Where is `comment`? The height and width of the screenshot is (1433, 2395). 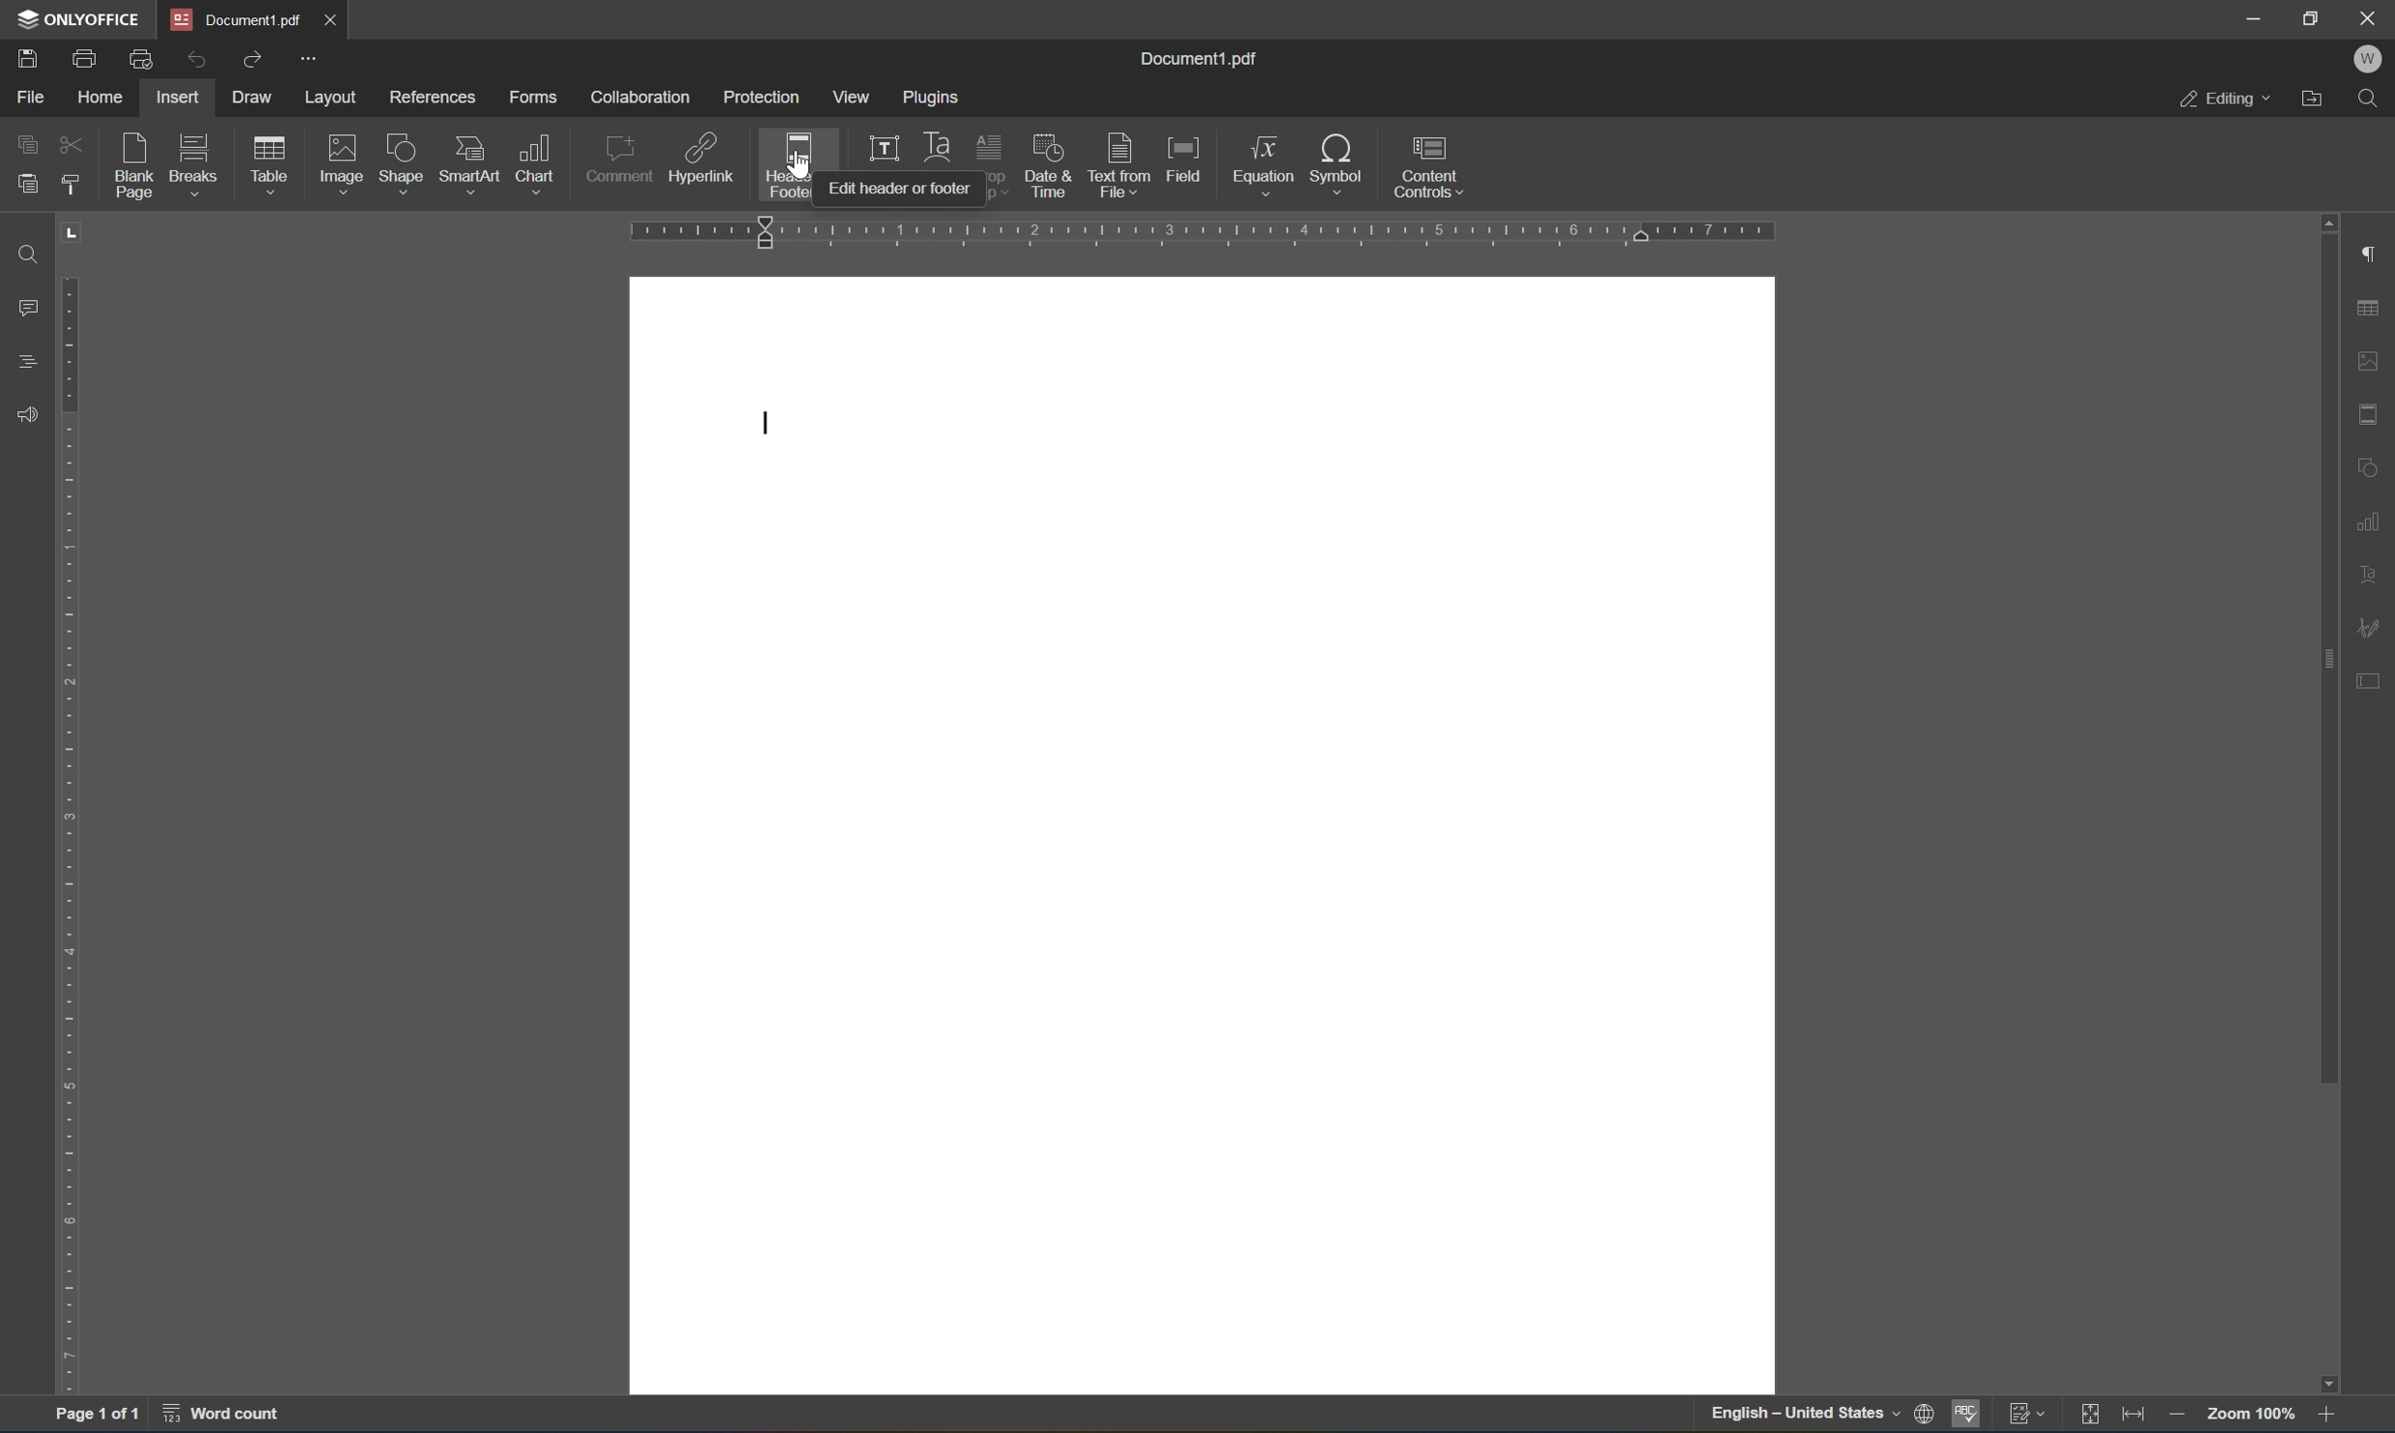 comment is located at coordinates (621, 159).